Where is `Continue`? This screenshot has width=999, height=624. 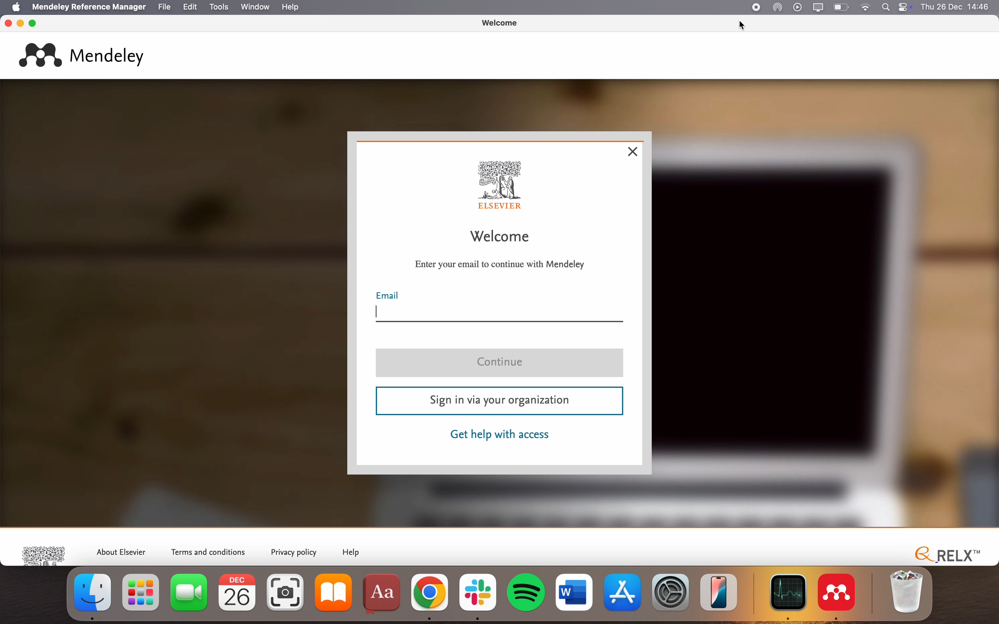
Continue is located at coordinates (501, 364).